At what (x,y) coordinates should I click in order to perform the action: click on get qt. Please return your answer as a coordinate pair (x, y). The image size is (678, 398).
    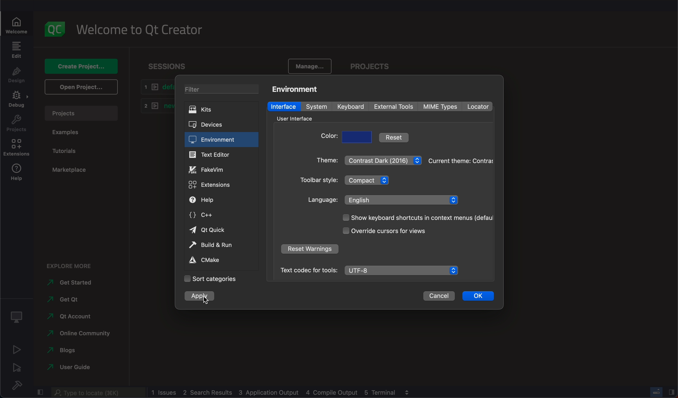
    Looking at the image, I should click on (66, 299).